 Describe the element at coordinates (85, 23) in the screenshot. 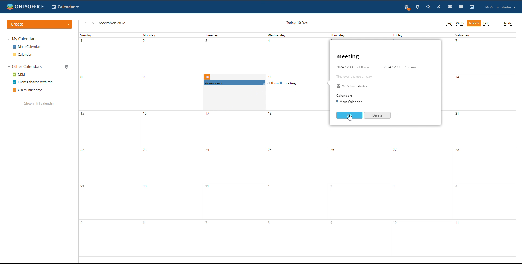

I see `previous month` at that location.